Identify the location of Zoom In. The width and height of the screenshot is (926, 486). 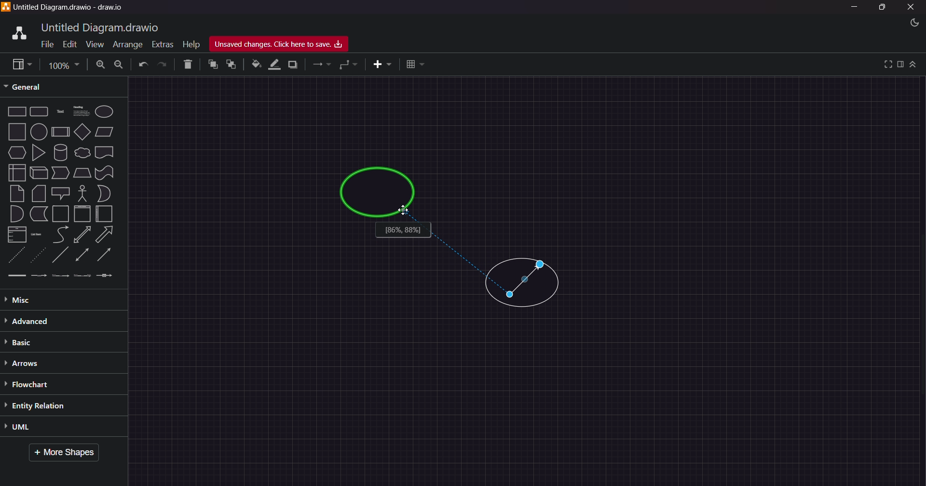
(101, 64).